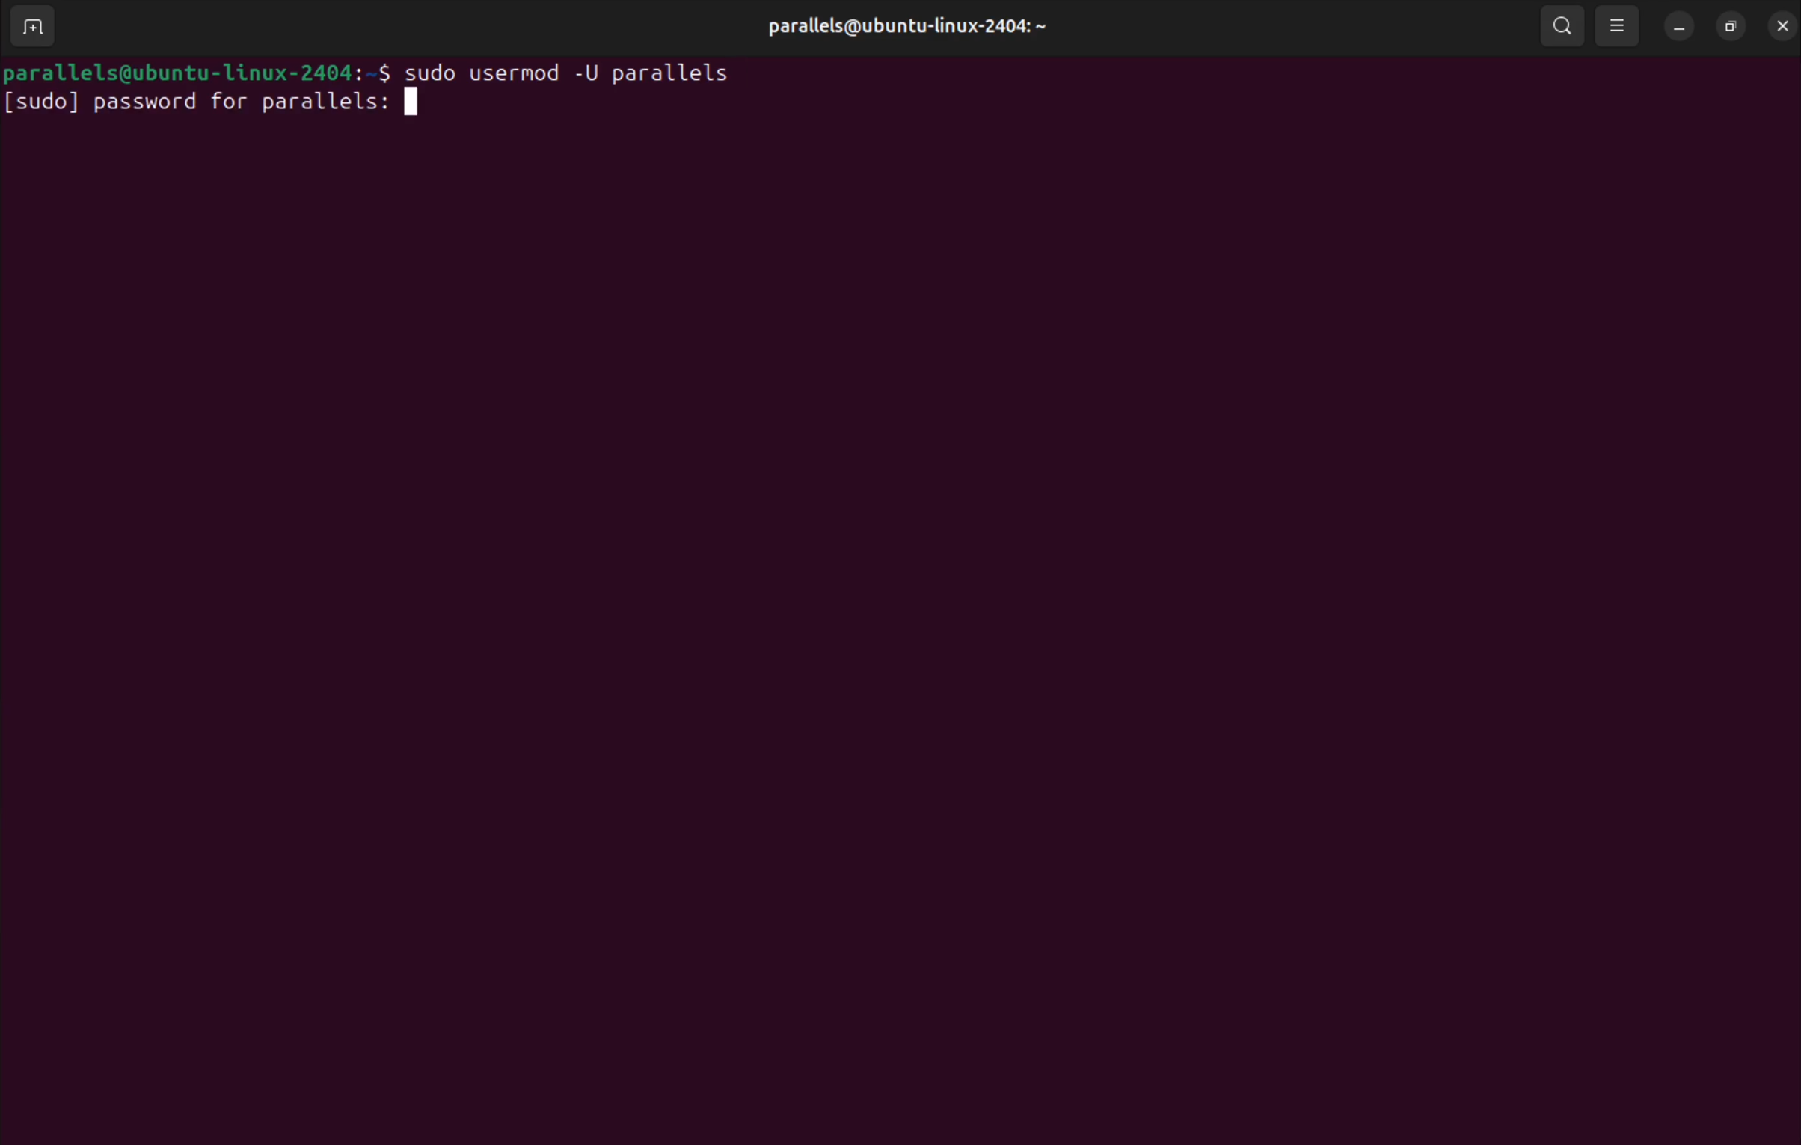 This screenshot has height=1145, width=1801. I want to click on password for parallels, so click(216, 110).